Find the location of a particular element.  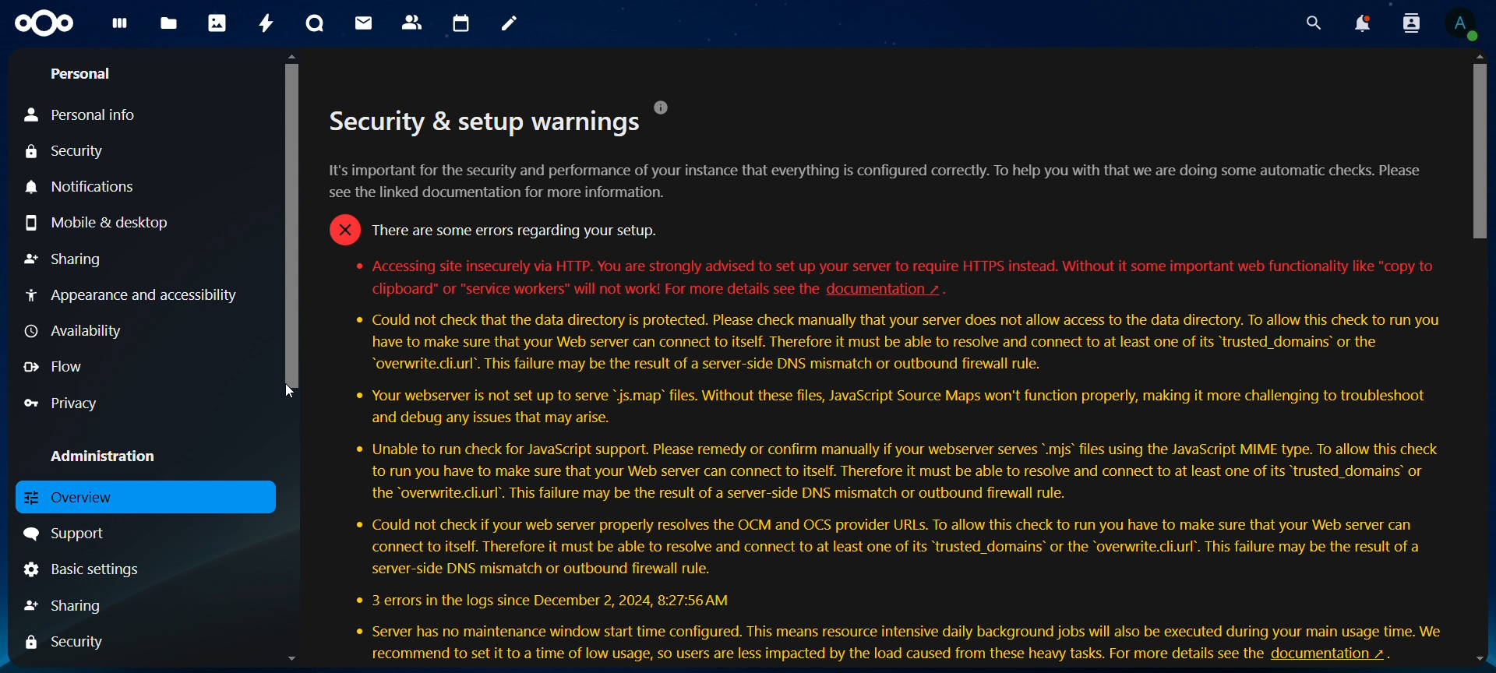

basic settings is located at coordinates (83, 569).